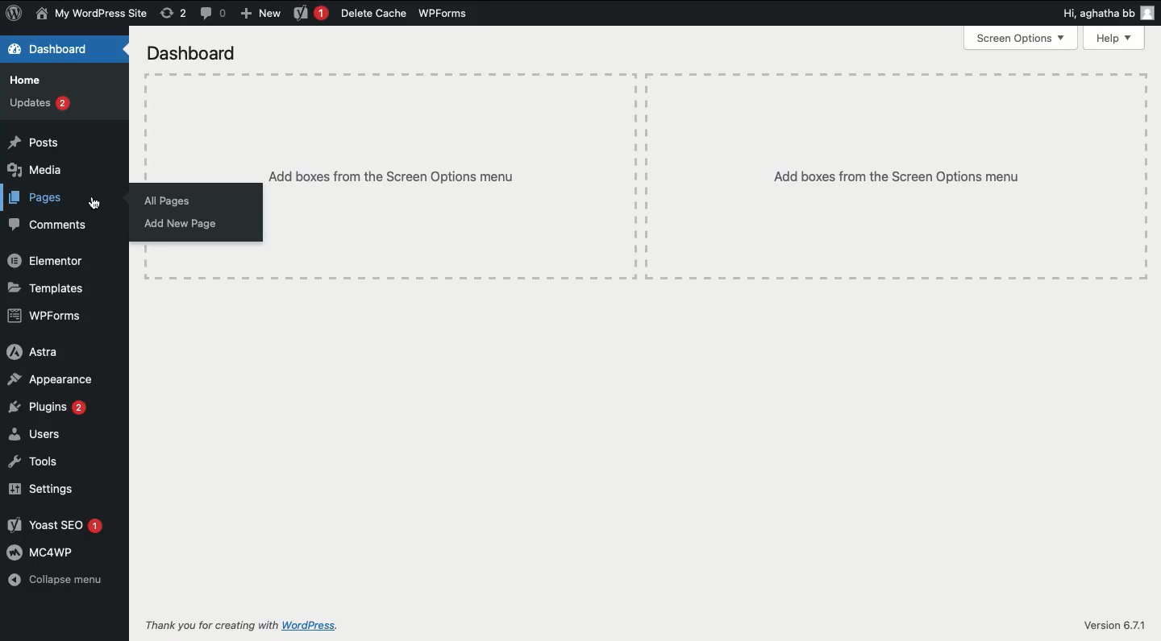 Image resolution: width=1161 pixels, height=641 pixels. What do you see at coordinates (177, 222) in the screenshot?
I see `Add new page` at bounding box center [177, 222].